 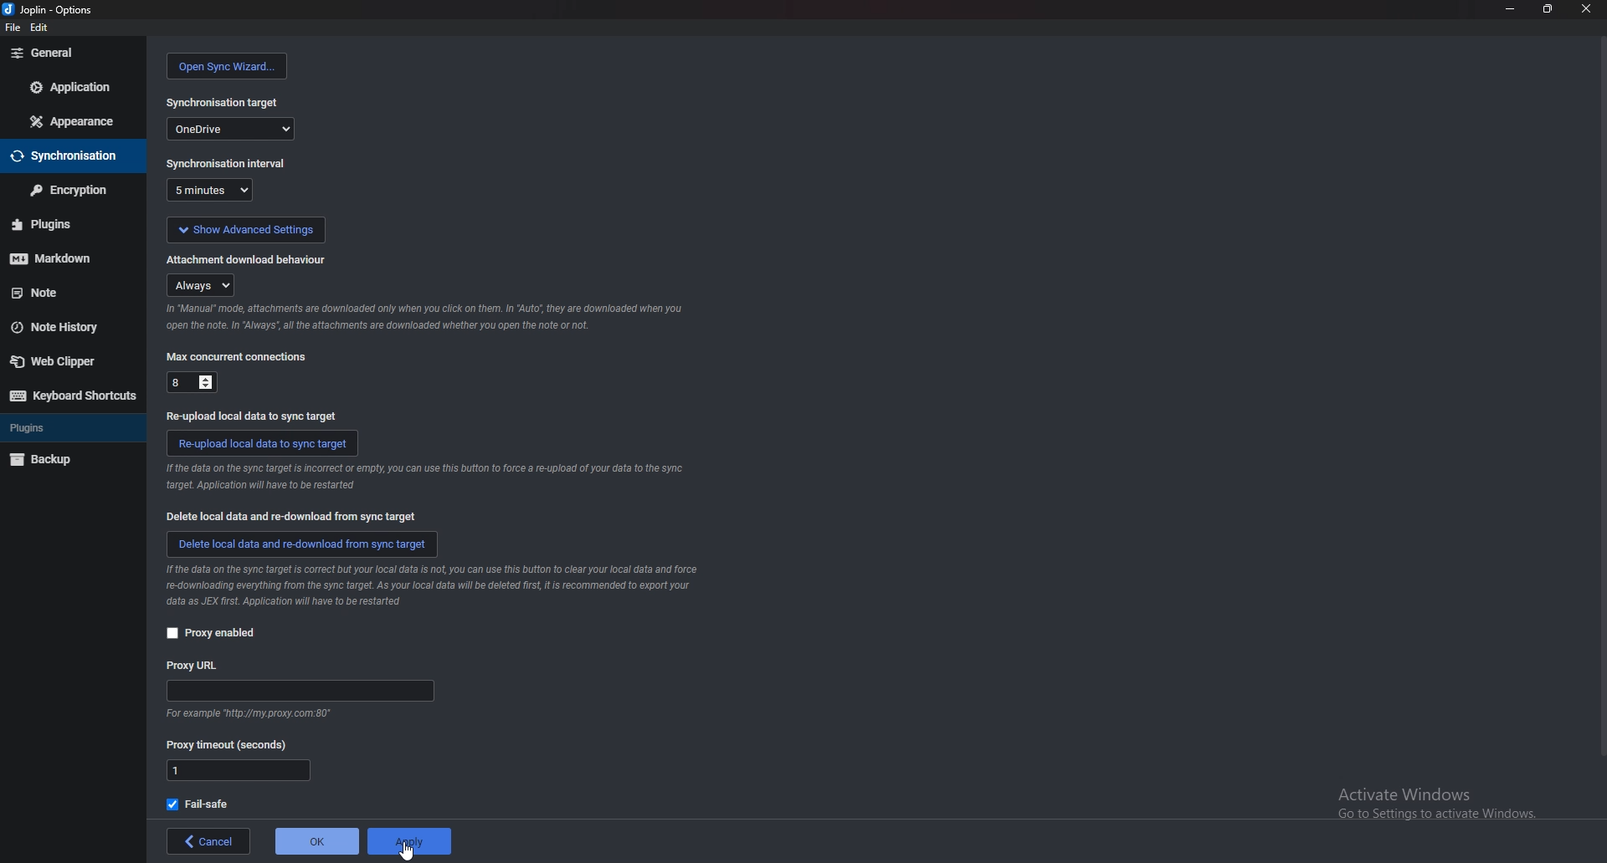 I want to click on close, so click(x=1585, y=8).